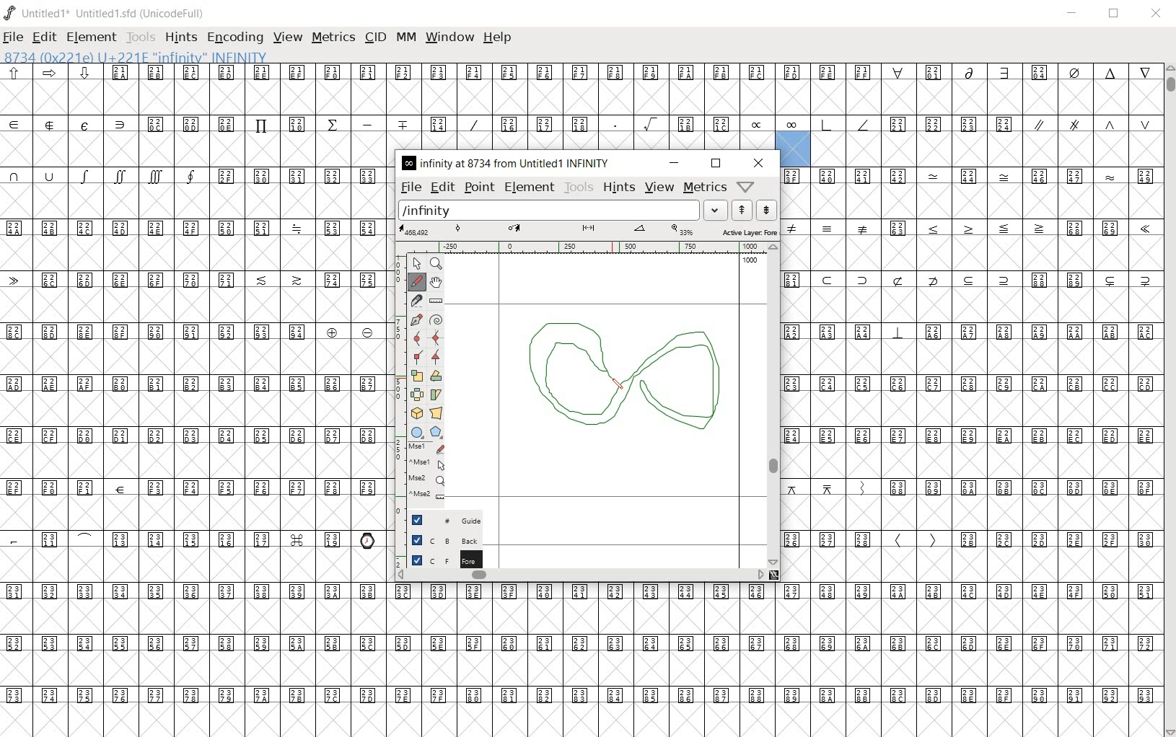  I want to click on help, so click(498, 37).